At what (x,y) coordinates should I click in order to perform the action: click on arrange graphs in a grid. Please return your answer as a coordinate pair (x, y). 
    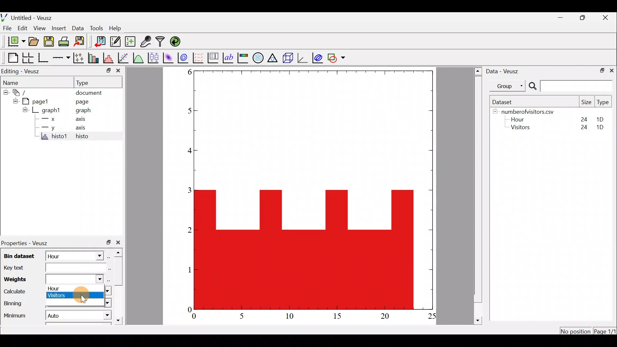
    Looking at the image, I should click on (28, 58).